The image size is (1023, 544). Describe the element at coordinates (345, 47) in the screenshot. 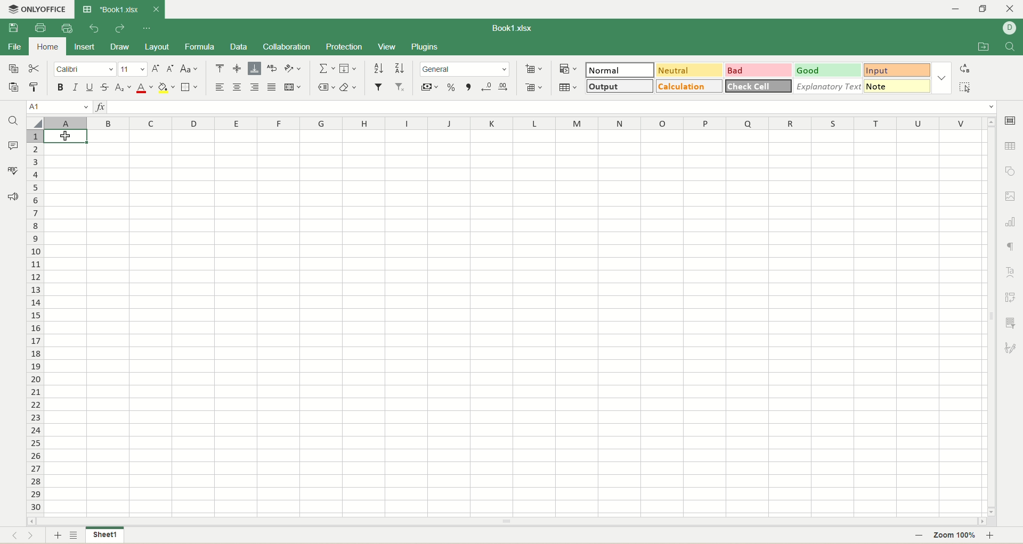

I see `protection` at that location.